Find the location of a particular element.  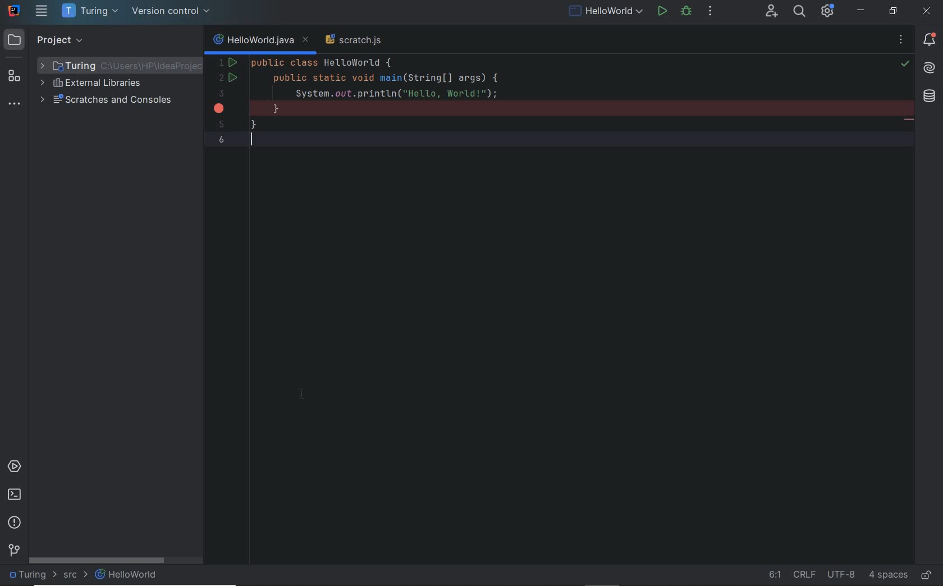

run is located at coordinates (663, 12).